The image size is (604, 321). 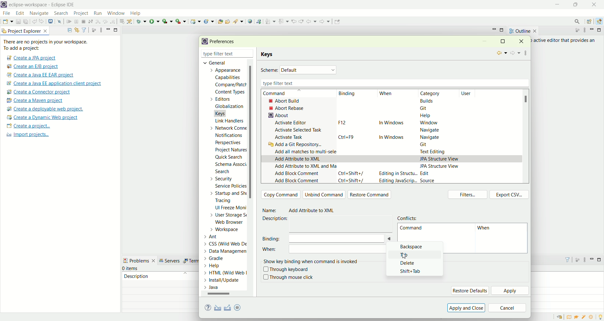 I want to click on terminate, so click(x=84, y=22).